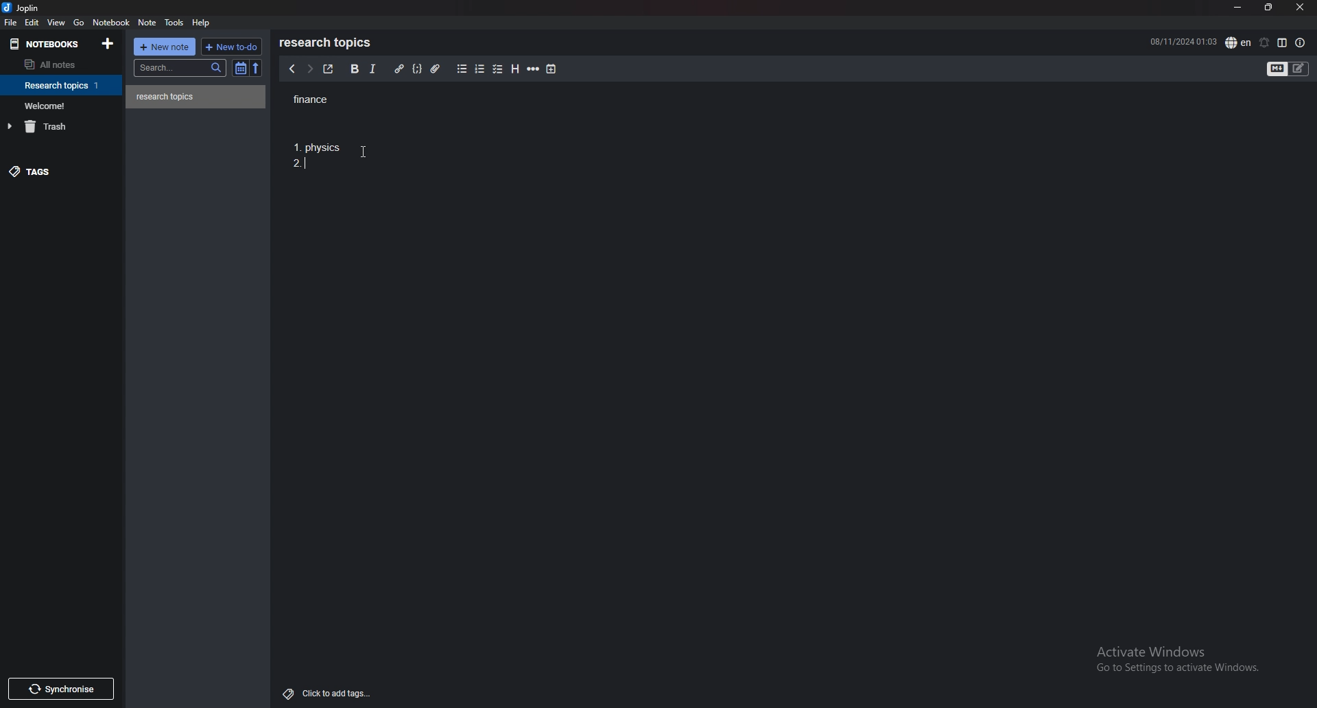 The image size is (1317, 708). I want to click on cursor, so click(363, 152).